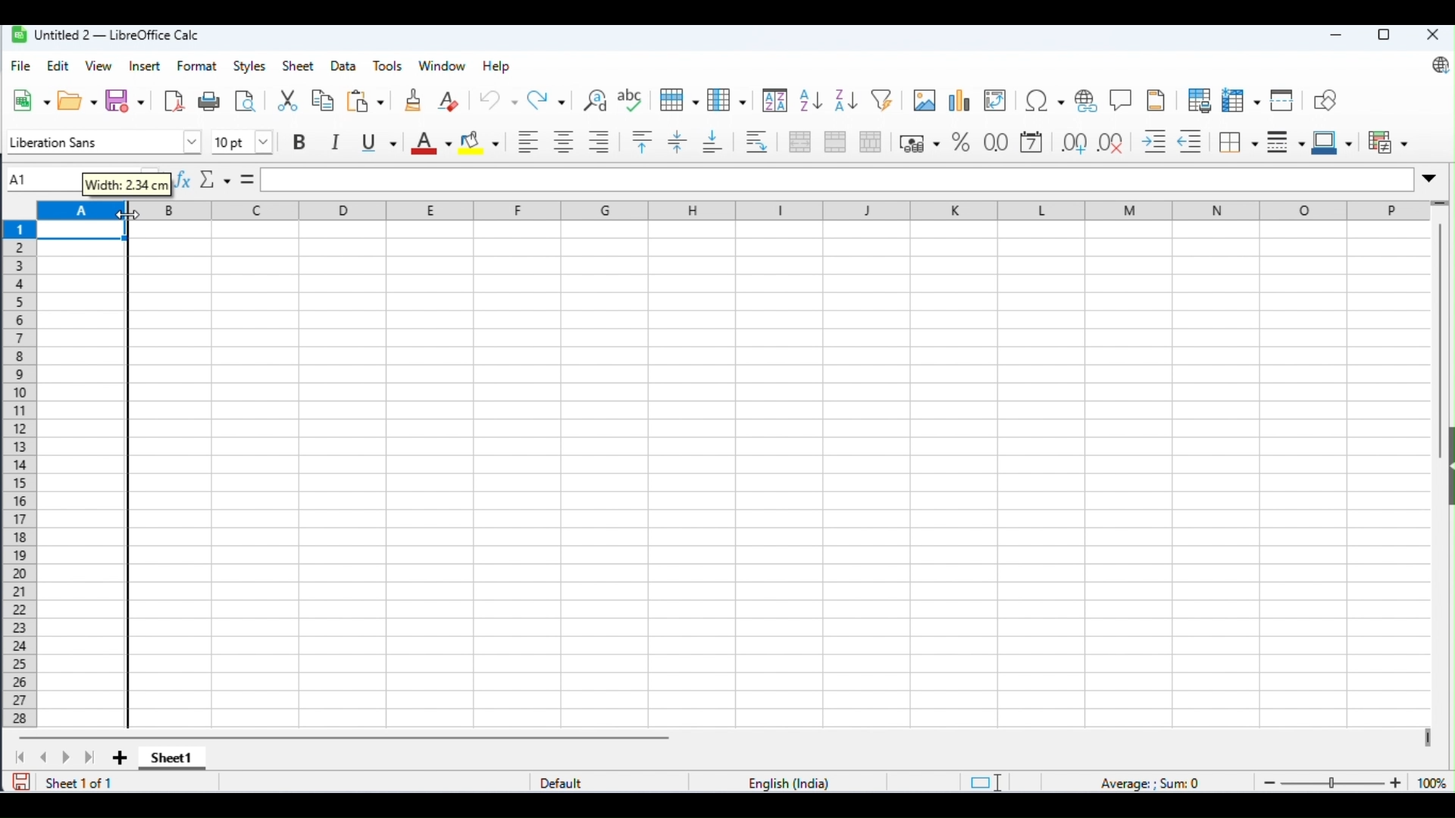 This screenshot has height=818, width=1455. I want to click on spelling, so click(632, 100).